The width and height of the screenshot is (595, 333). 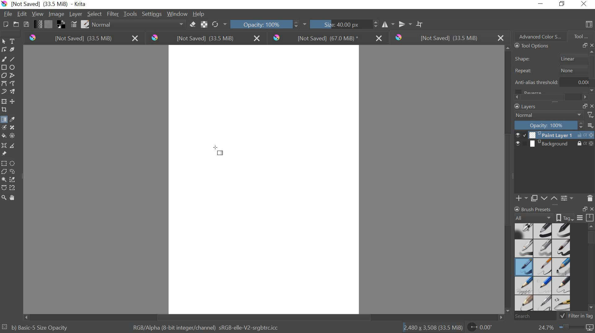 I want to click on anti alias threshold 0.00, so click(x=549, y=84).